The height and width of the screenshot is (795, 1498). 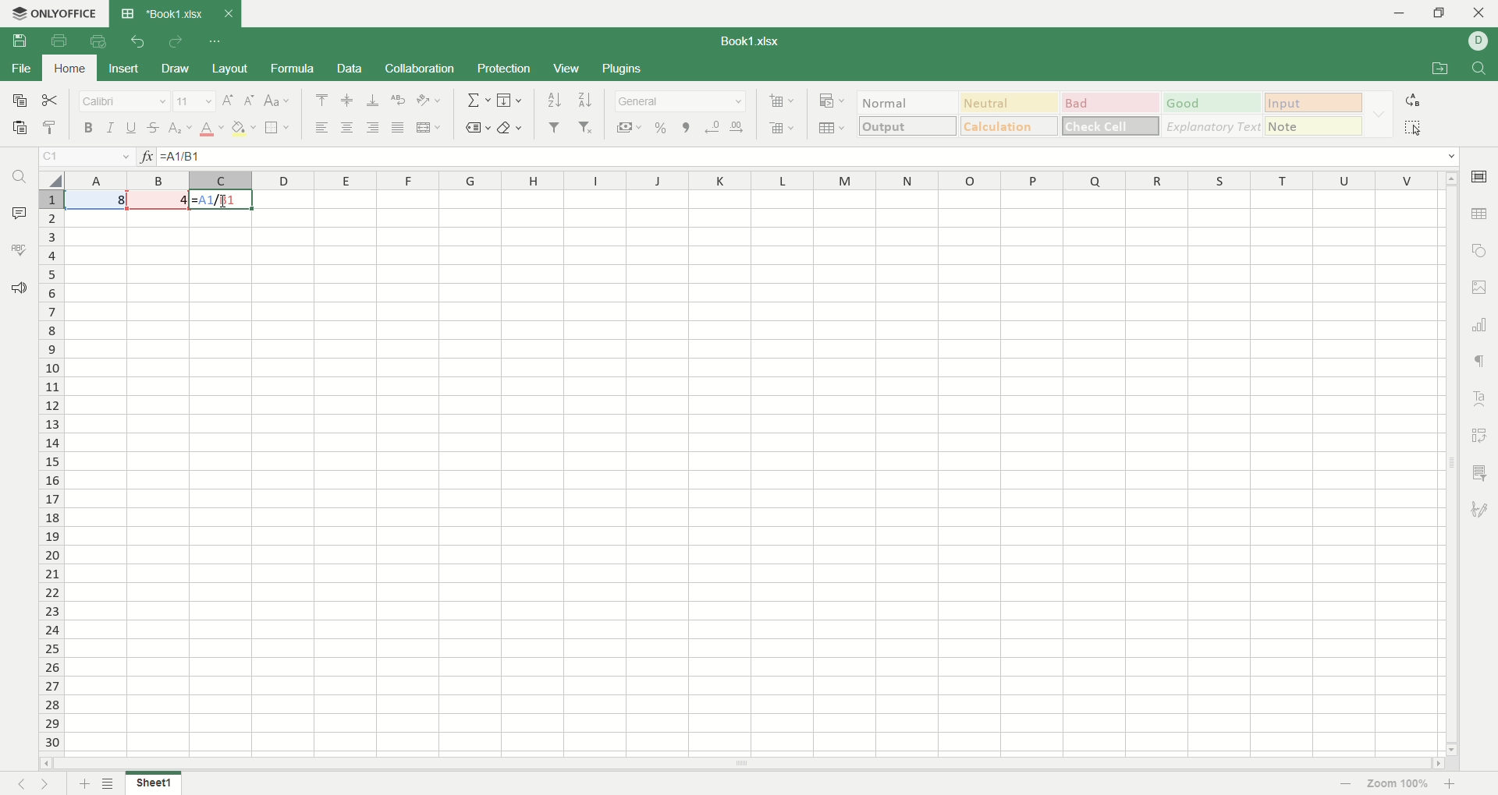 I want to click on zoom out, so click(x=1347, y=784).